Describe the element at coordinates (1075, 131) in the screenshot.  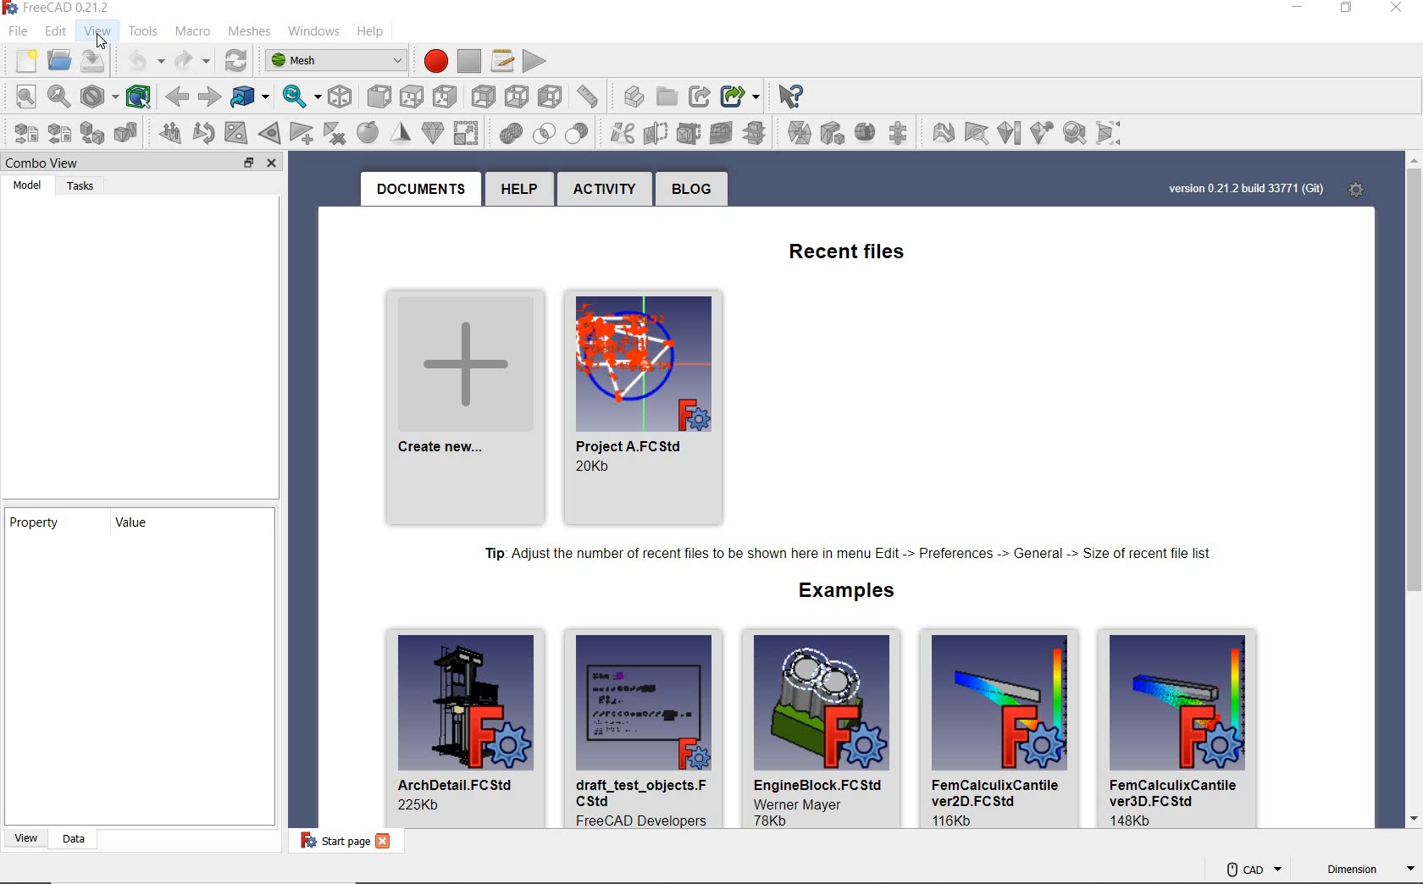
I see `solid mesh` at that location.